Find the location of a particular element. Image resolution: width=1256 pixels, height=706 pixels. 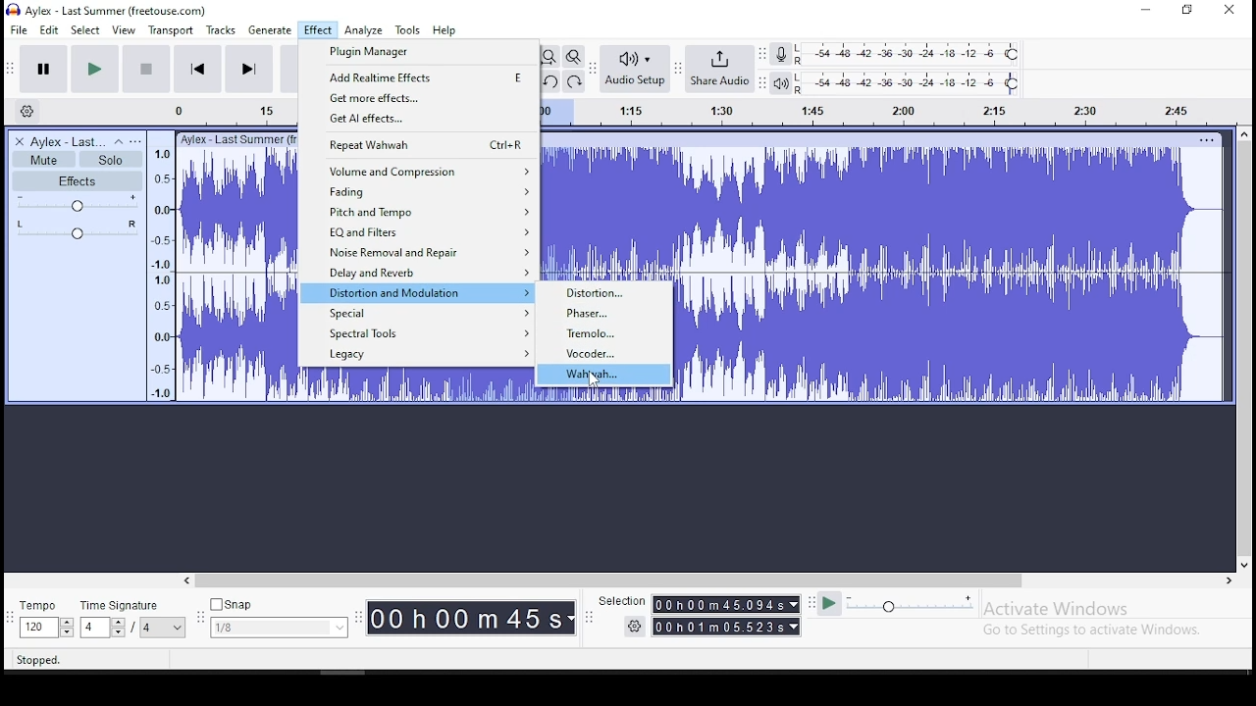

skip to start is located at coordinates (197, 70).